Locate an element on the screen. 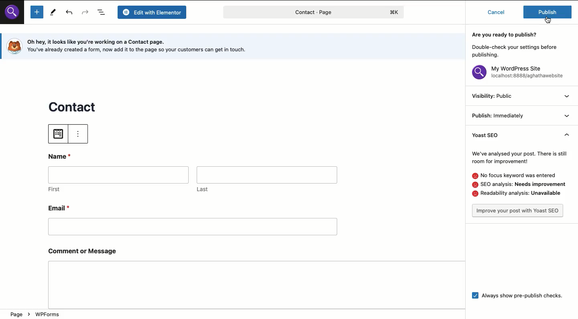 This screenshot has height=319, width=578. Comment or message is located at coordinates (248, 282).